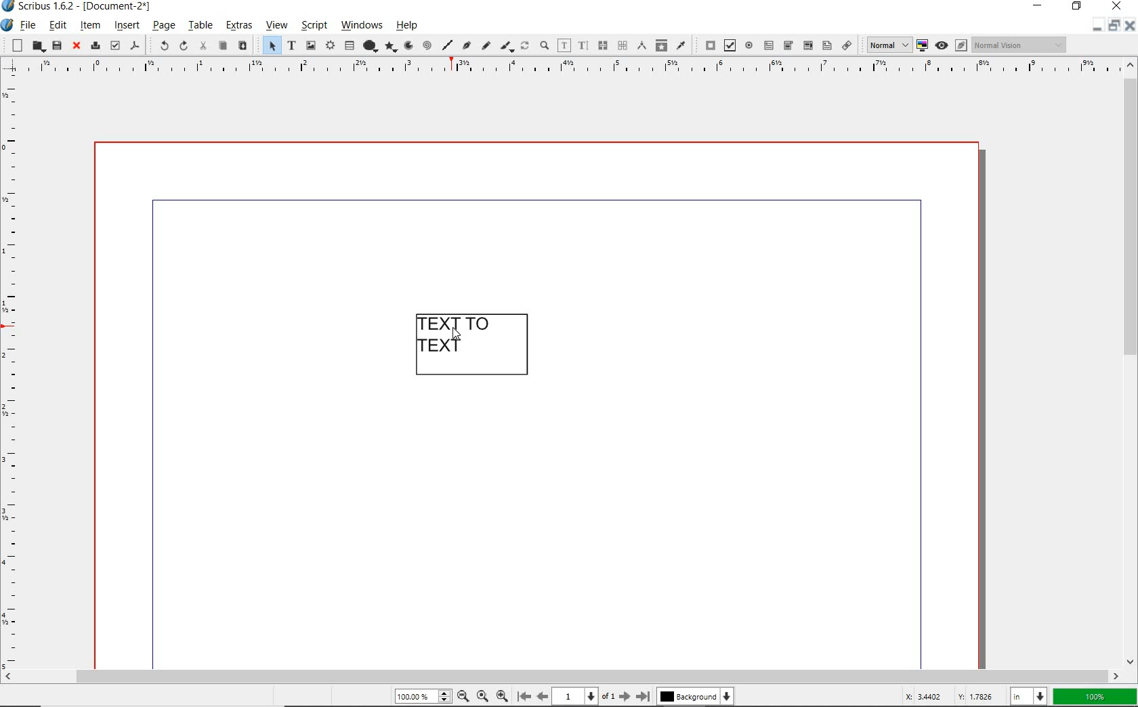 The width and height of the screenshot is (1138, 707). I want to click on close, so click(77, 46).